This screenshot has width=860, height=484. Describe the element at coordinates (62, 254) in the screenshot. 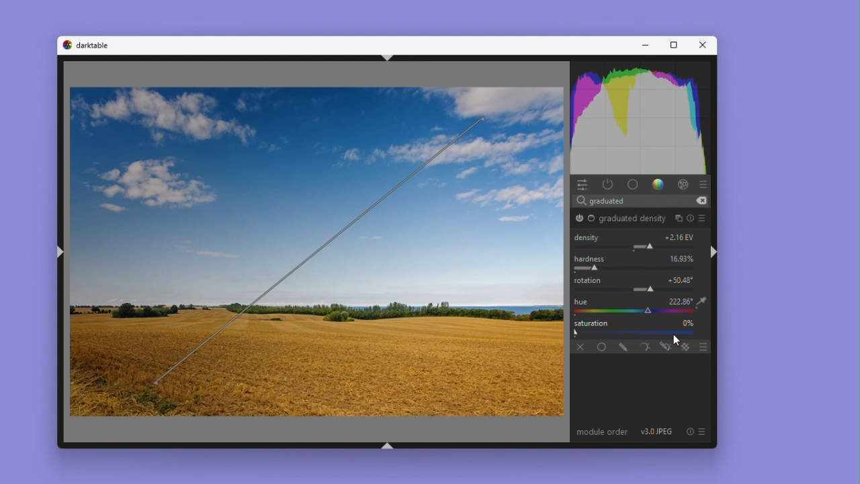

I see `shift+ctrl+l` at that location.